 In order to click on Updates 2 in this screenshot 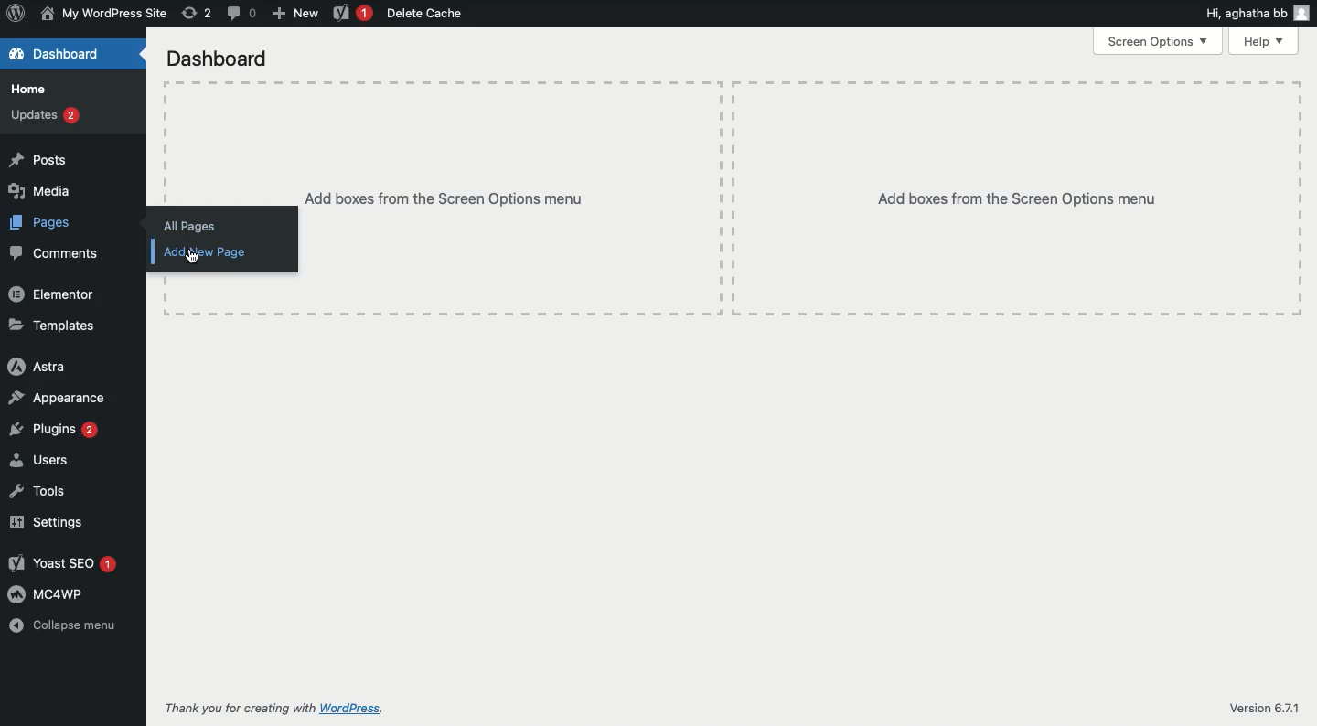, I will do `click(43, 115)`.